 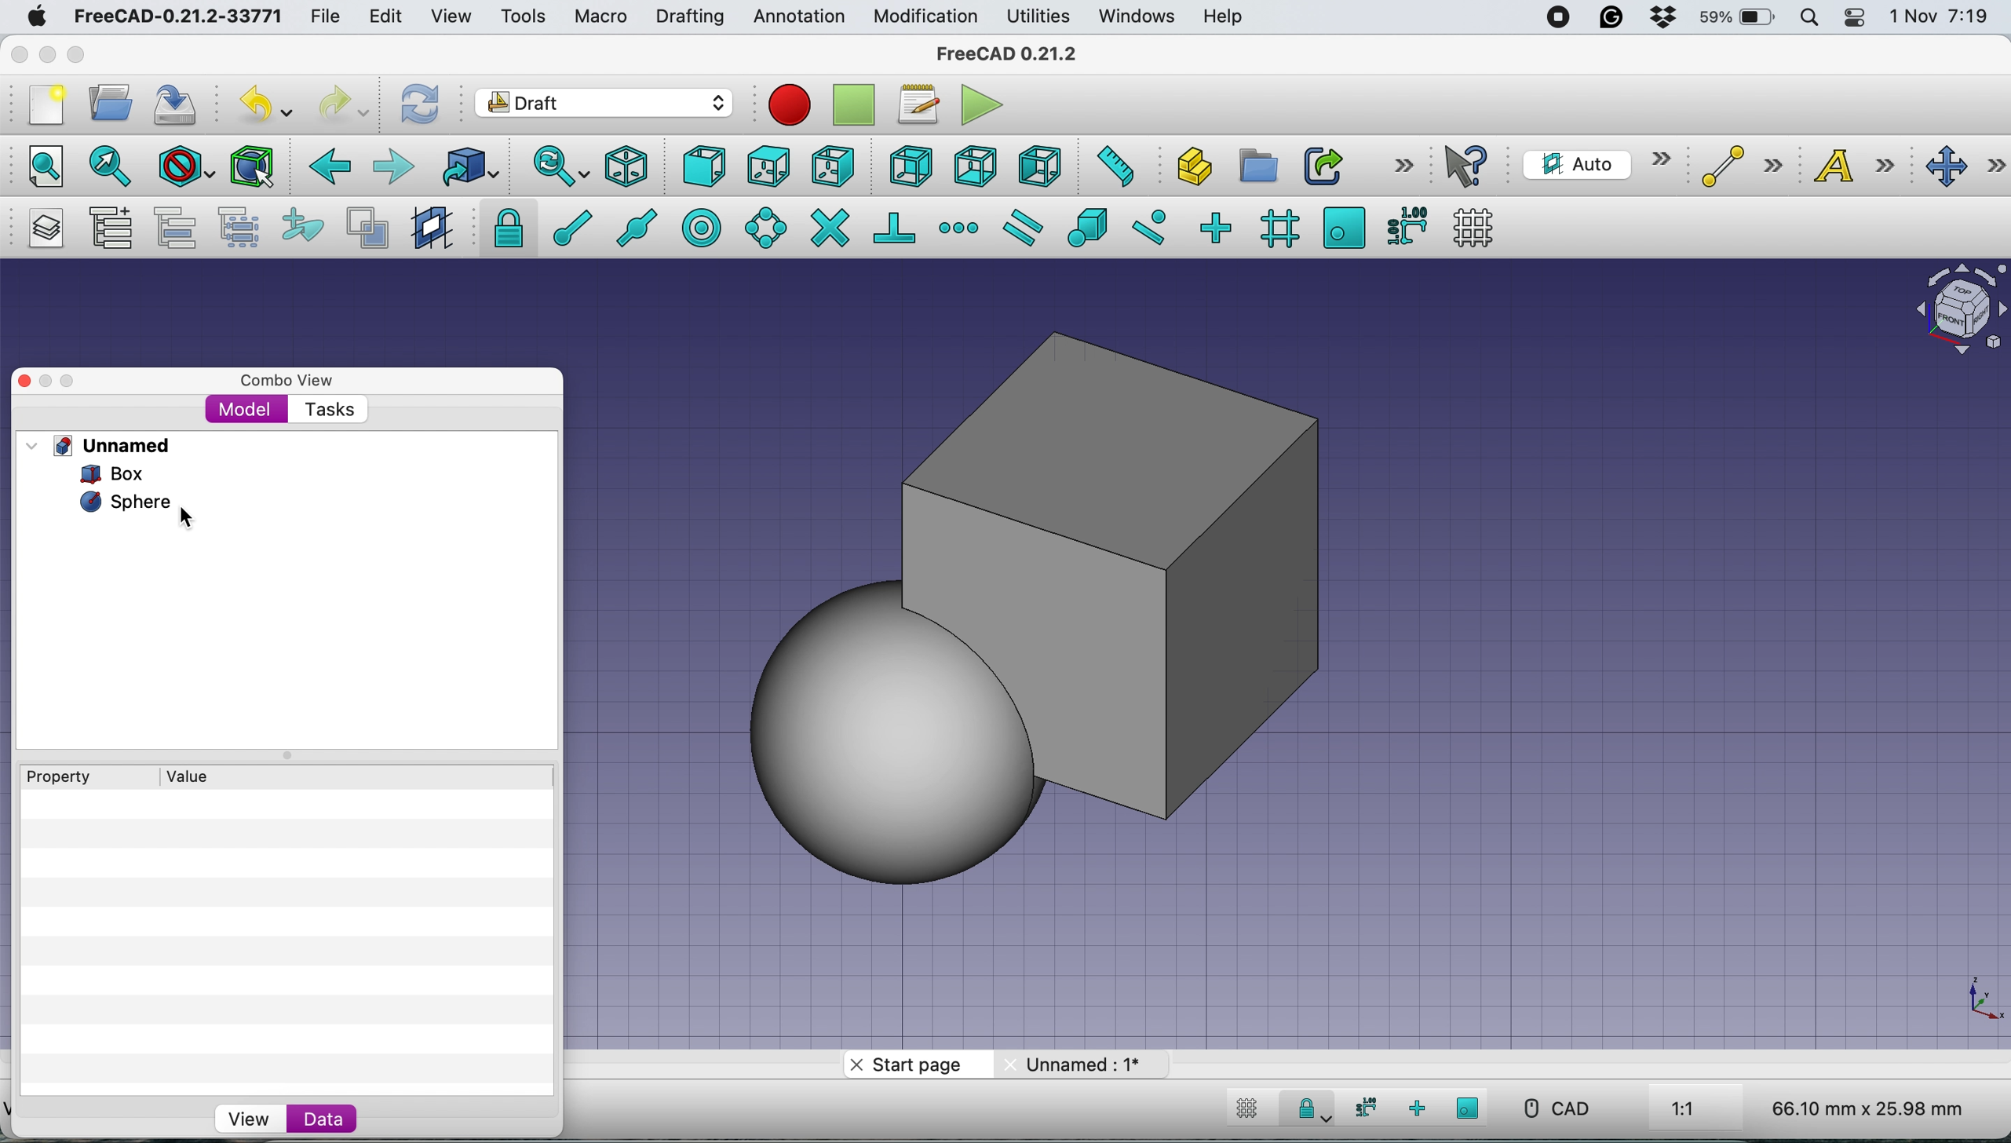 What do you see at coordinates (41, 228) in the screenshot?
I see `manage layers` at bounding box center [41, 228].